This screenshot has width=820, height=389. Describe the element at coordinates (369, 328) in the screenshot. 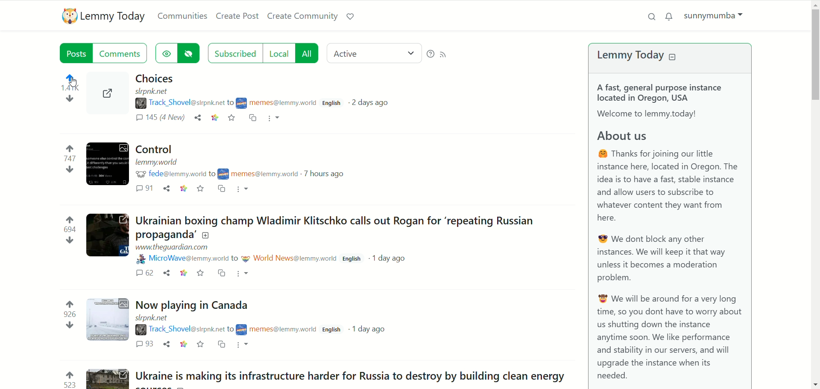

I see `1day ago` at that location.